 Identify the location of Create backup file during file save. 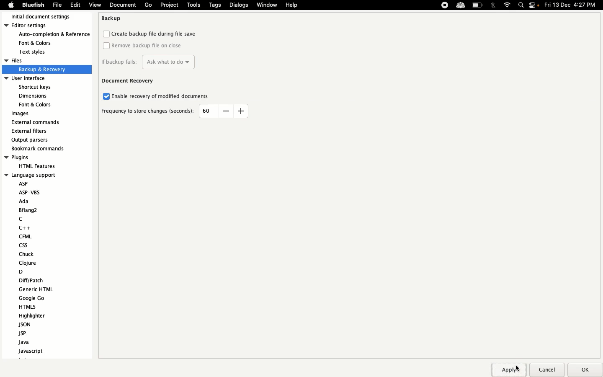
(151, 34).